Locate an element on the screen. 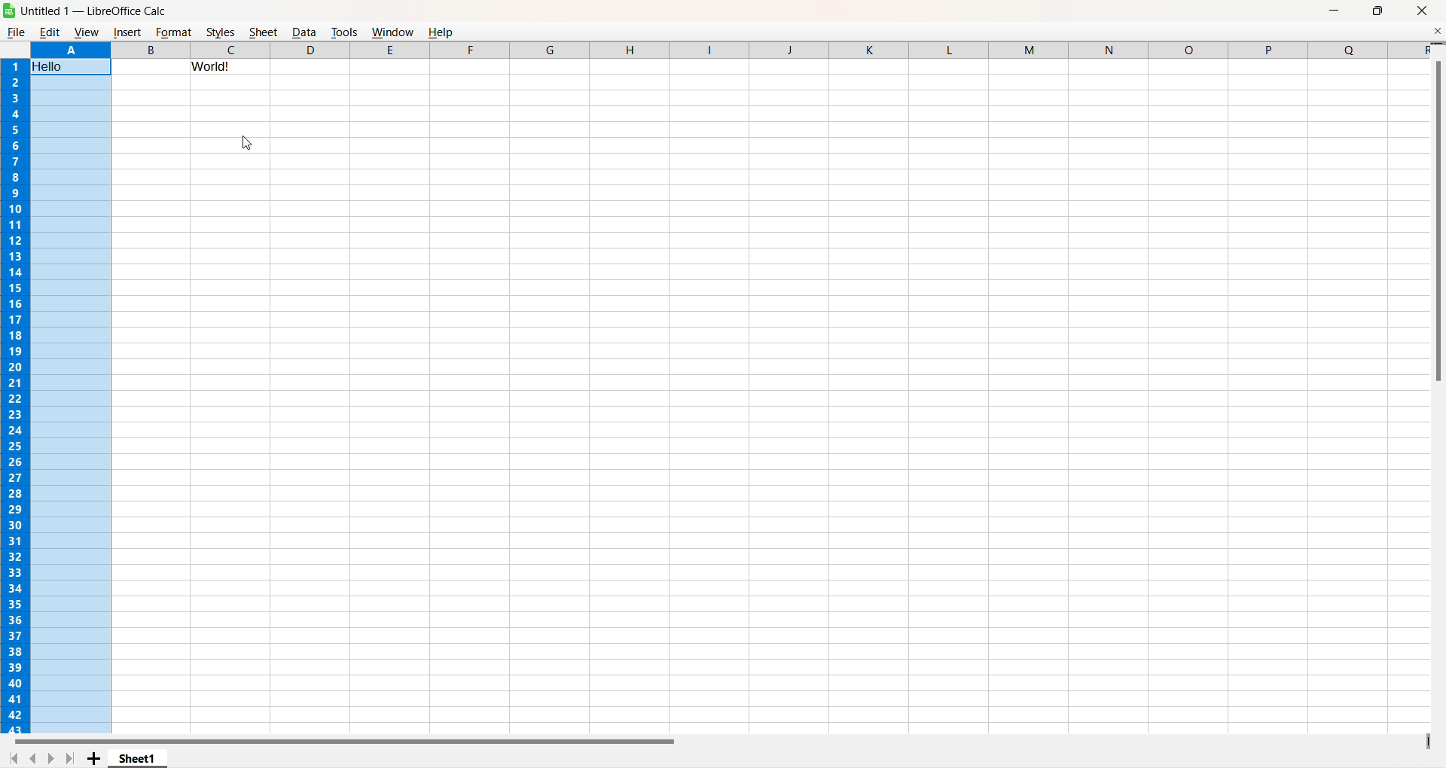 The width and height of the screenshot is (1446, 768). Format is located at coordinates (173, 32).